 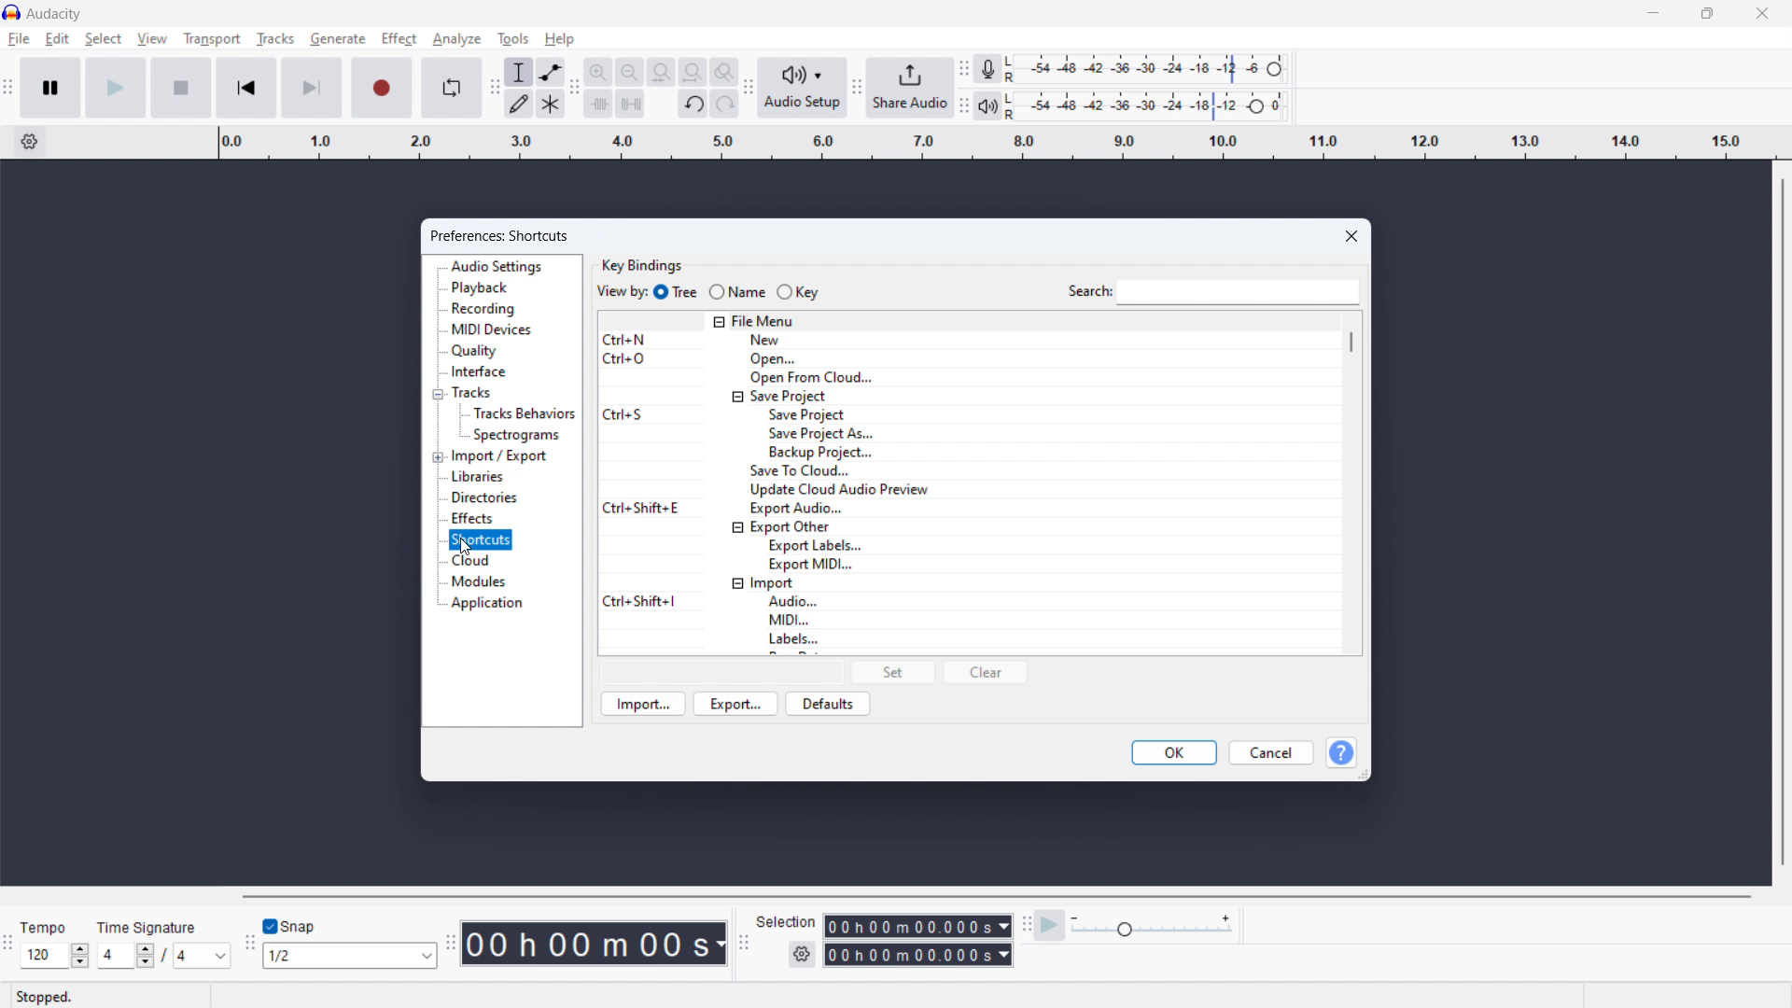 What do you see at coordinates (642, 704) in the screenshot?
I see `import` at bounding box center [642, 704].